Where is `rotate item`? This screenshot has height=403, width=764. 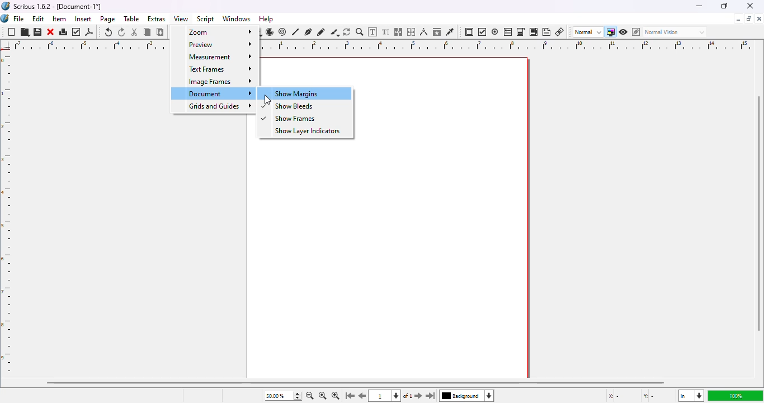
rotate item is located at coordinates (347, 32).